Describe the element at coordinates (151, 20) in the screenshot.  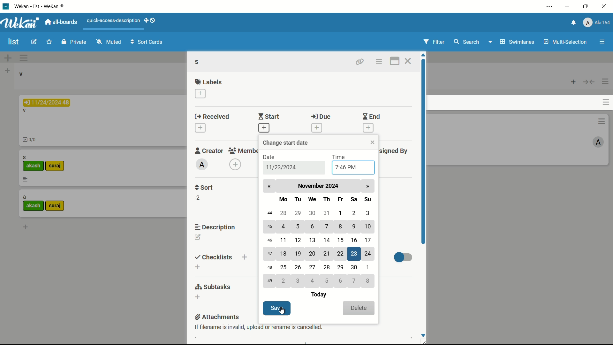
I see `show desktop drag handles` at that location.